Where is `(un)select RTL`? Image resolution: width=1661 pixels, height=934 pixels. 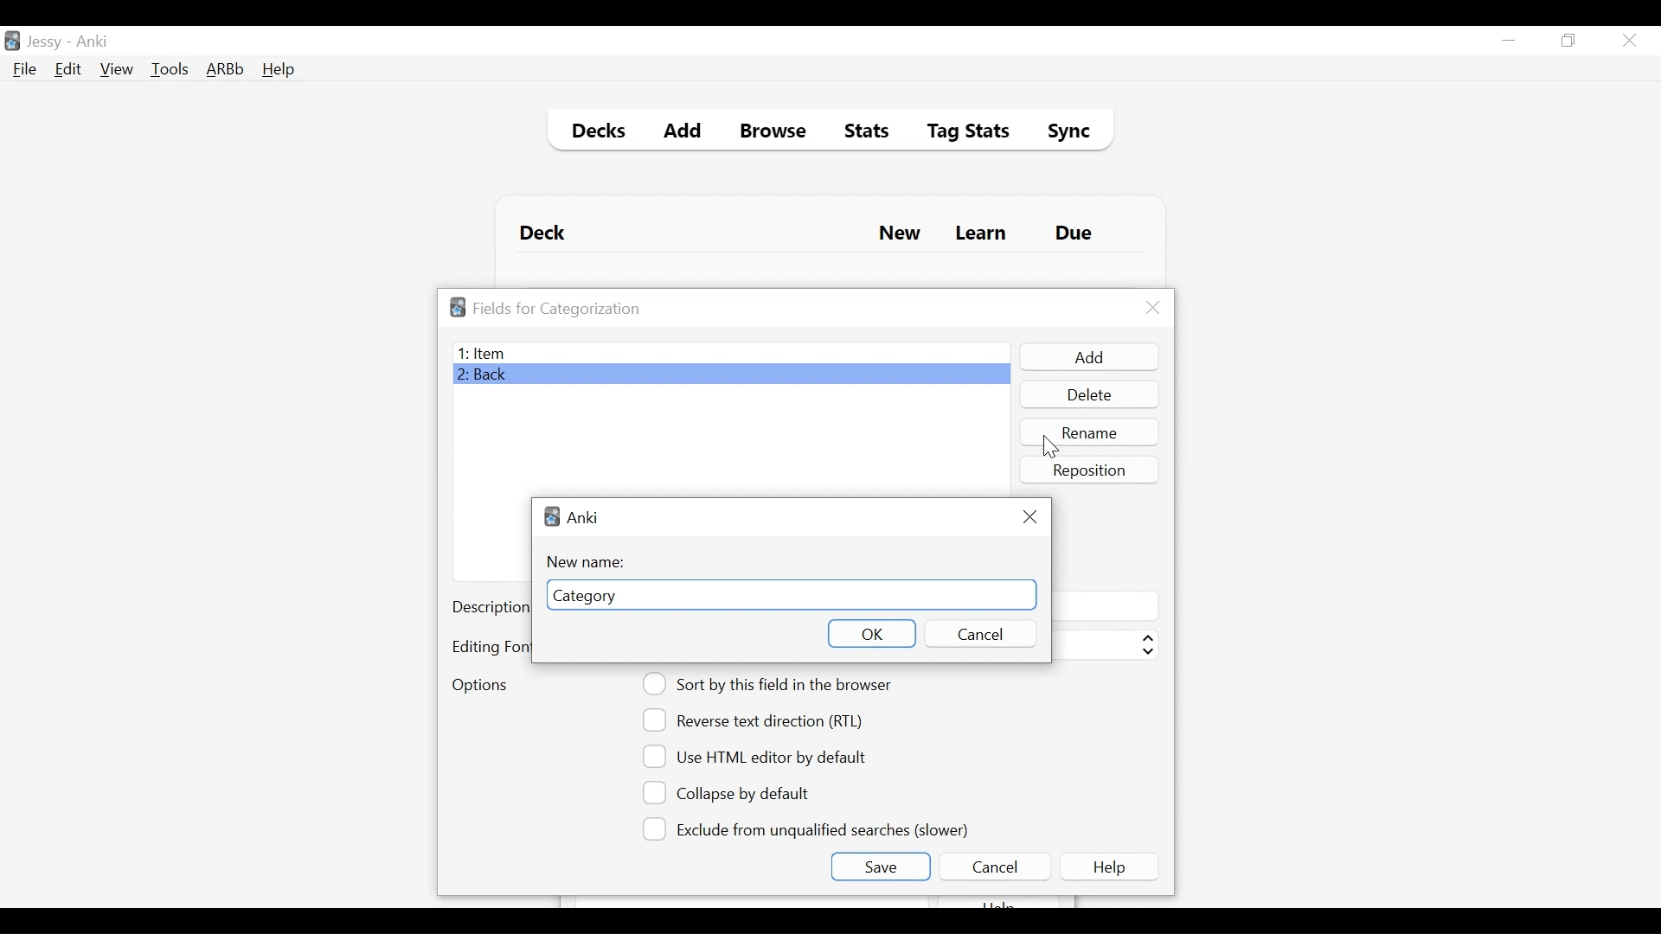
(un)select RTL is located at coordinates (760, 720).